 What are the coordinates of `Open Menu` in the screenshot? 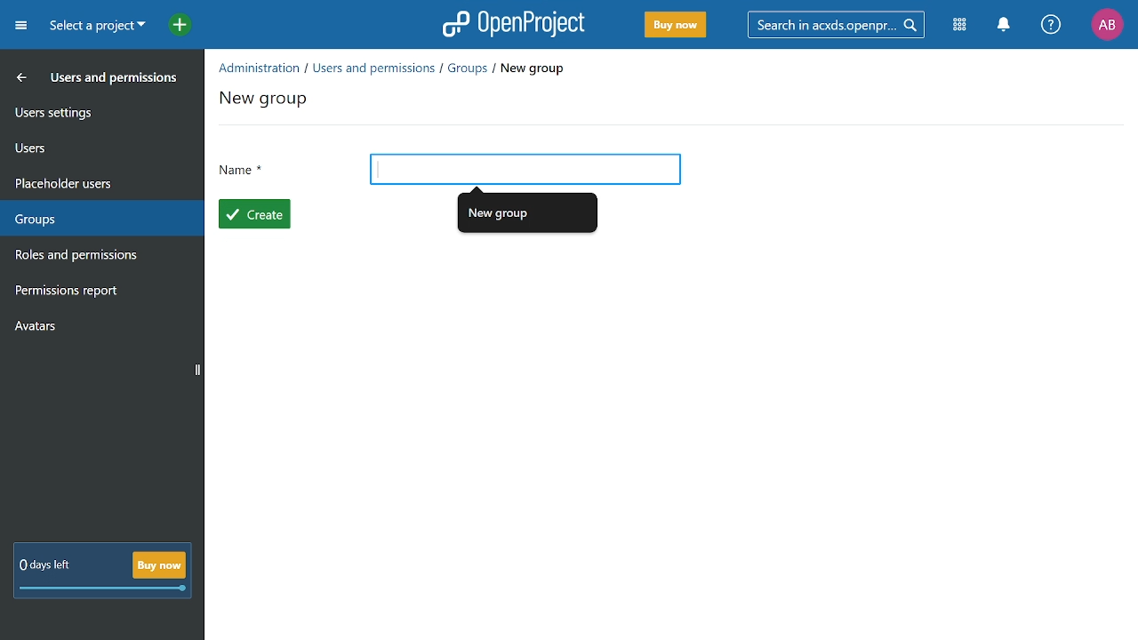 It's located at (24, 28).